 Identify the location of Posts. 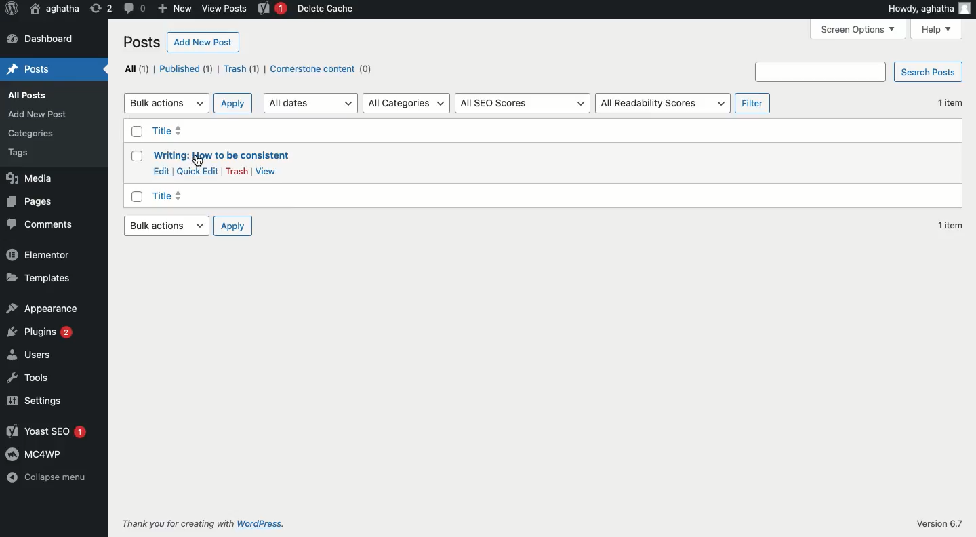
(140, 40).